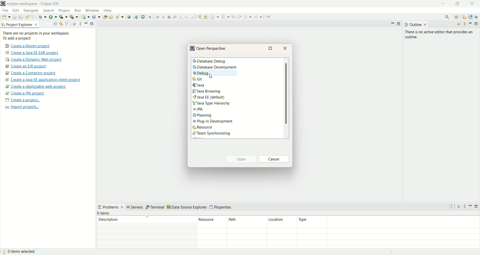 Image resolution: width=480 pixels, height=255 pixels. Describe the element at coordinates (470, 206) in the screenshot. I see `minimize` at that location.